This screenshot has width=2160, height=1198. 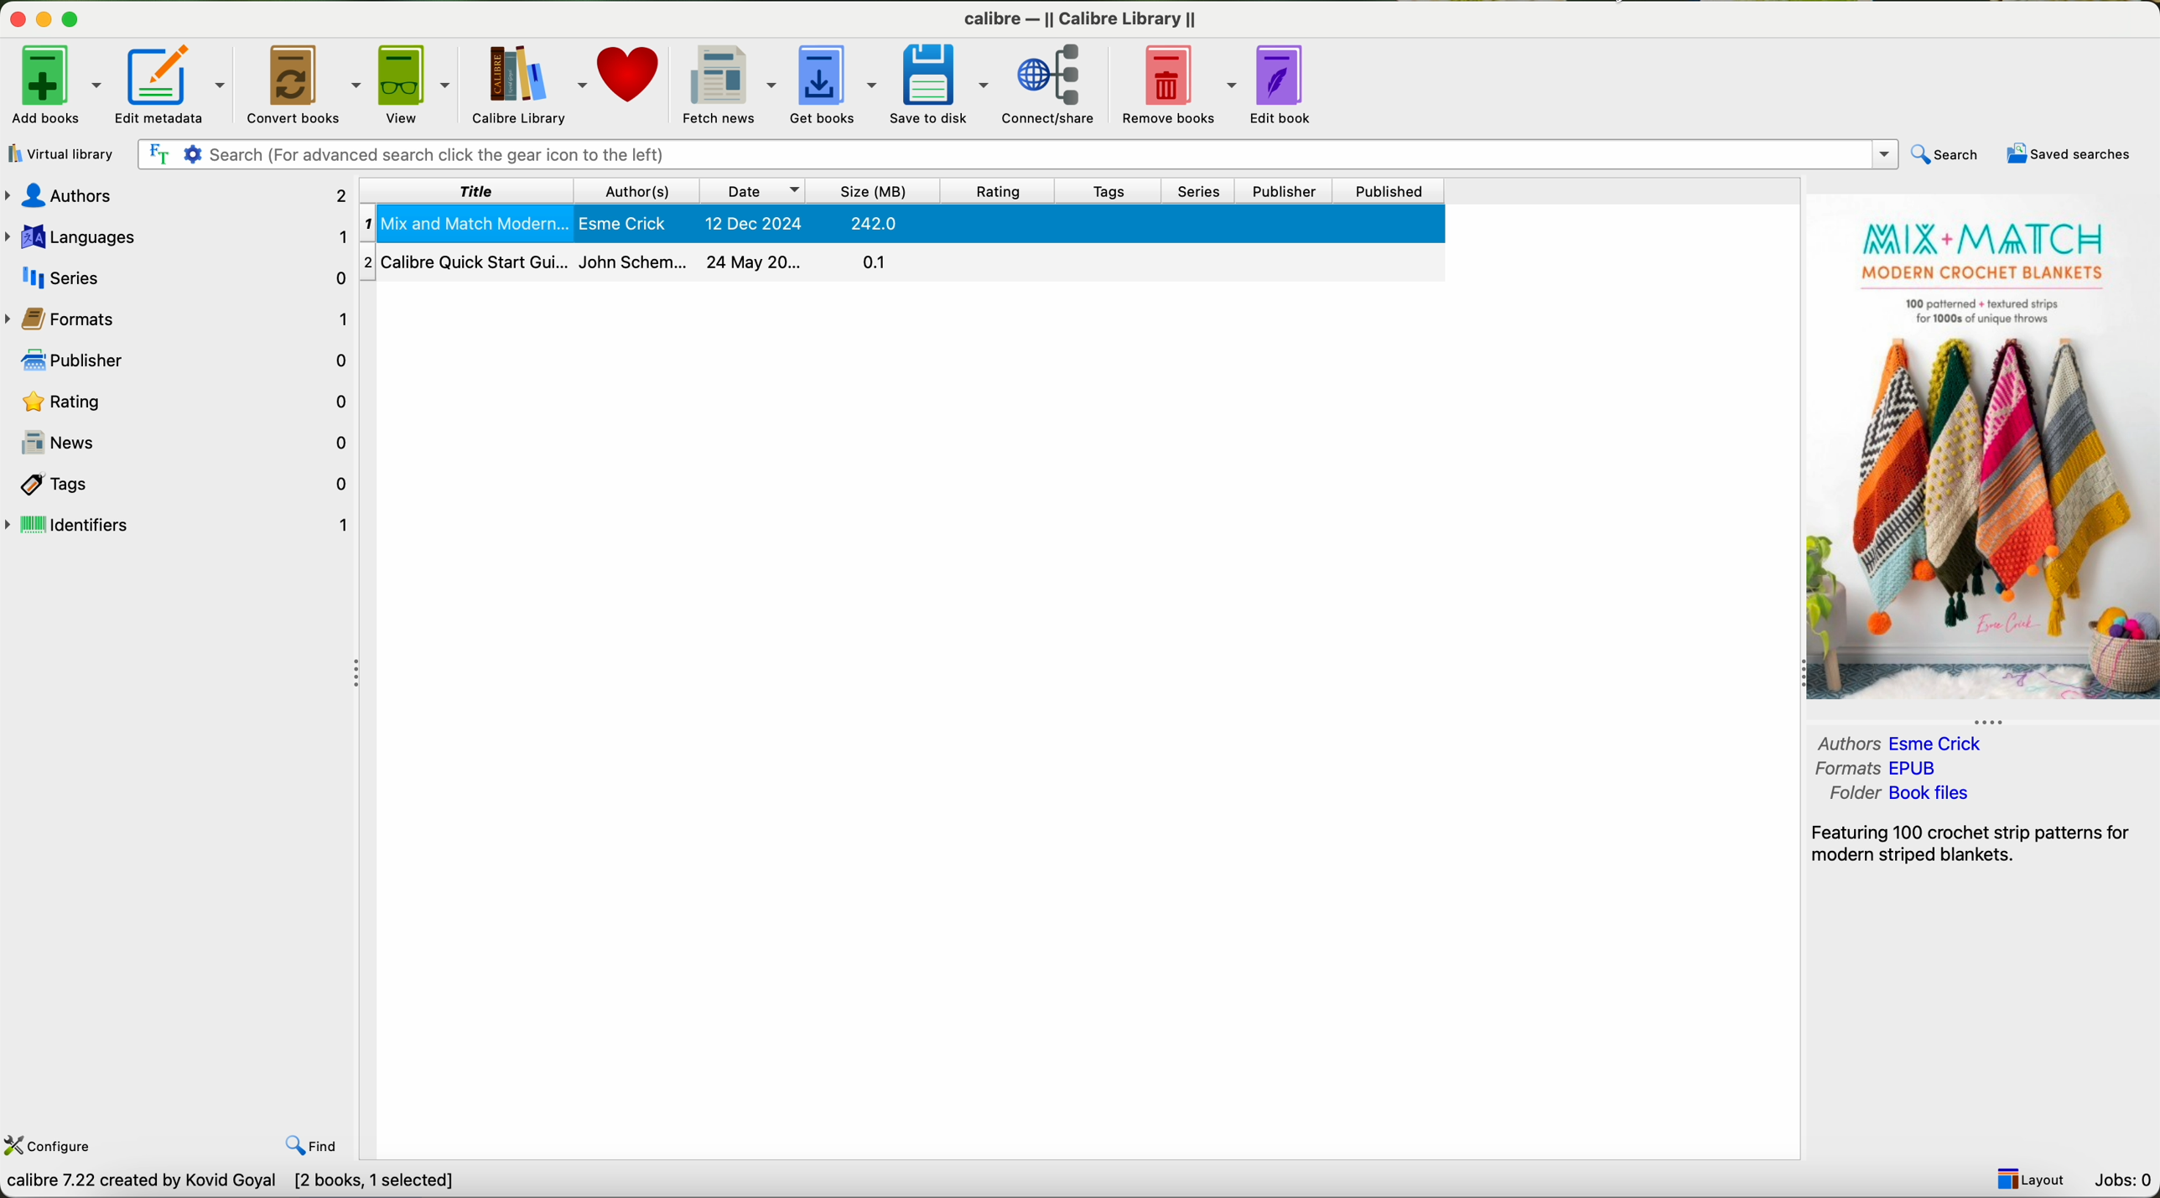 What do you see at coordinates (179, 320) in the screenshot?
I see `formats` at bounding box center [179, 320].